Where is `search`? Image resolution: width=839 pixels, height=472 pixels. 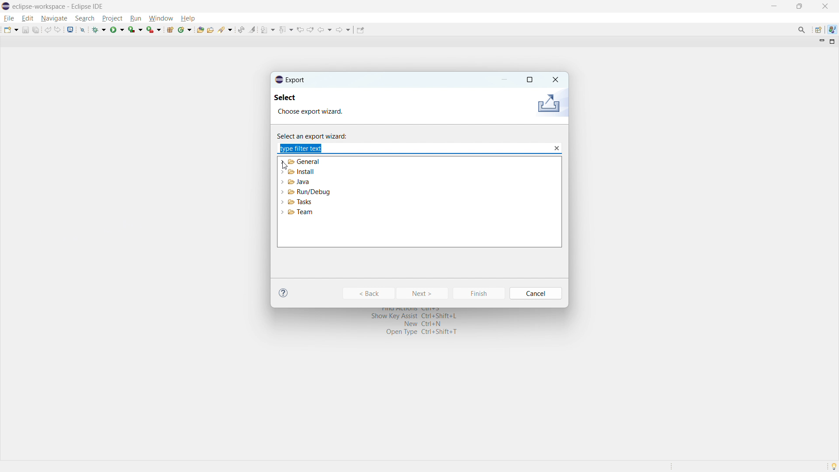 search is located at coordinates (225, 29).